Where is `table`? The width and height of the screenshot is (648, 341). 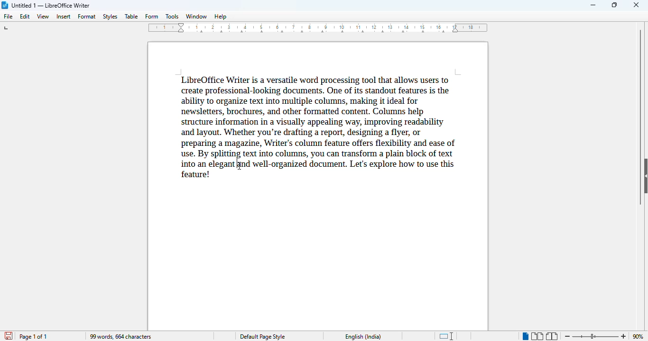
table is located at coordinates (131, 16).